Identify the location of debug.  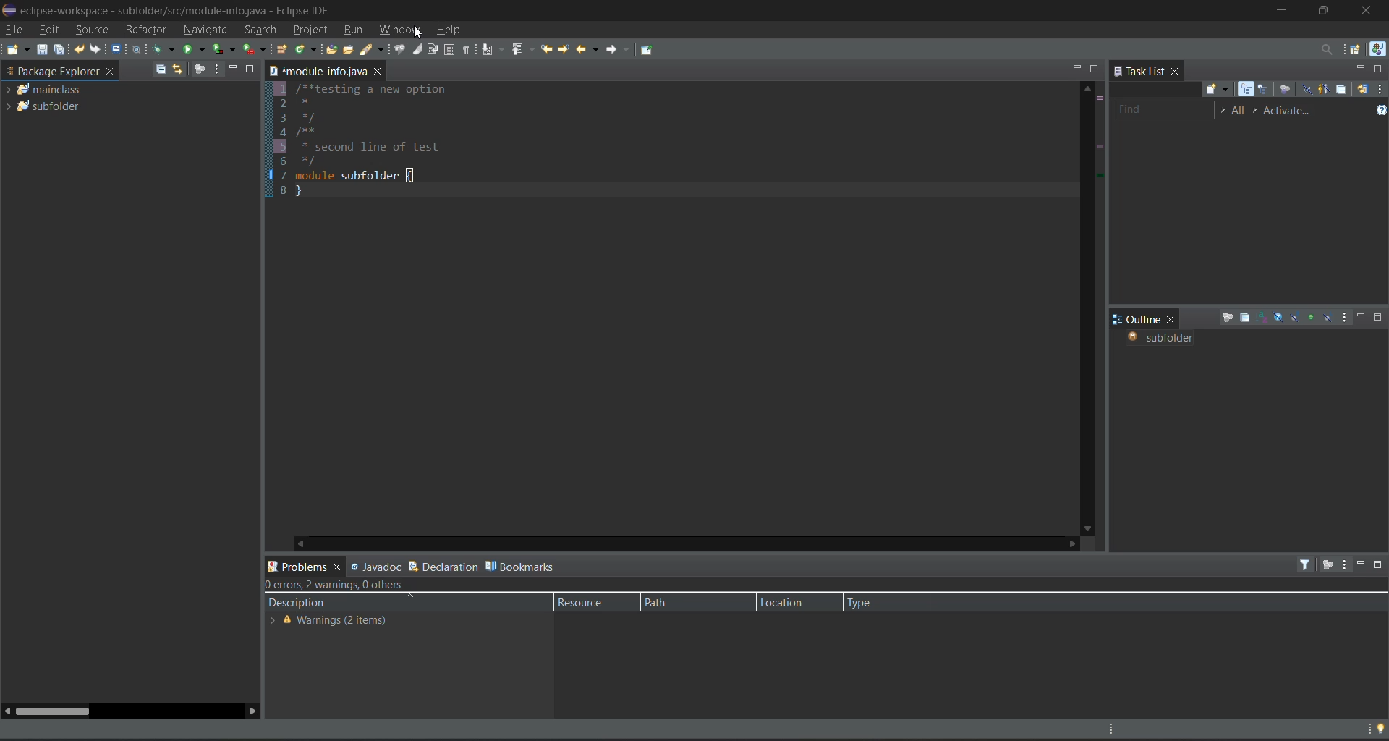
(166, 49).